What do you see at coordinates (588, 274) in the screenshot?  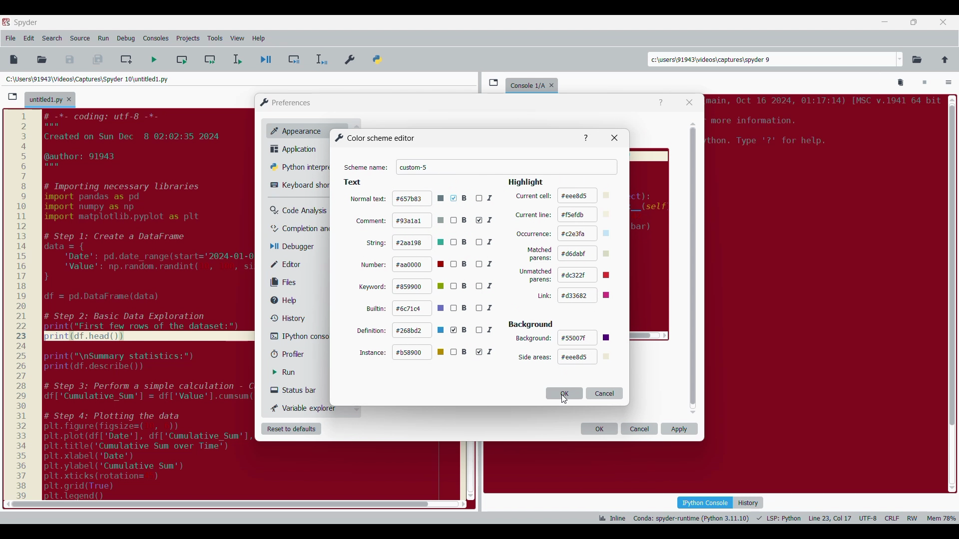 I see `#dc322f` at bounding box center [588, 274].